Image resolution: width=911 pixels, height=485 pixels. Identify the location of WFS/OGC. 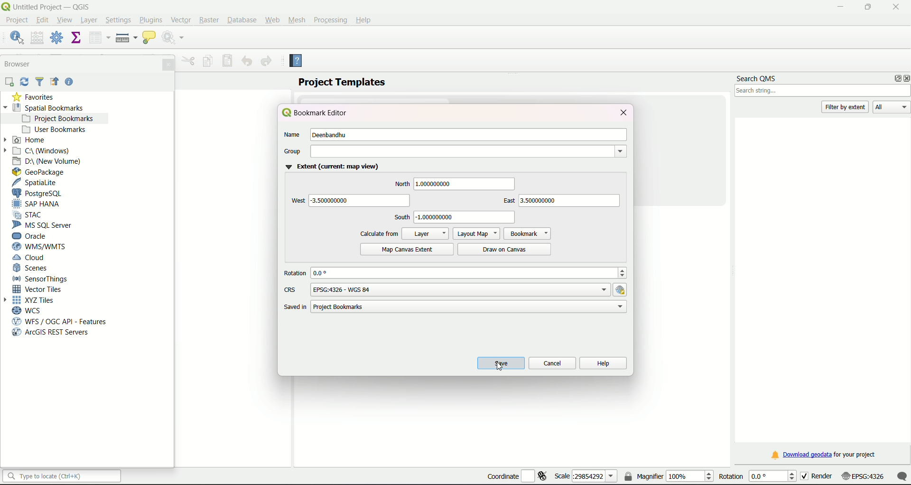
(63, 321).